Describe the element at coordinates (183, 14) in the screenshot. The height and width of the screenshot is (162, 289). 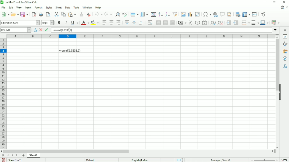
I see `Insert image` at that location.